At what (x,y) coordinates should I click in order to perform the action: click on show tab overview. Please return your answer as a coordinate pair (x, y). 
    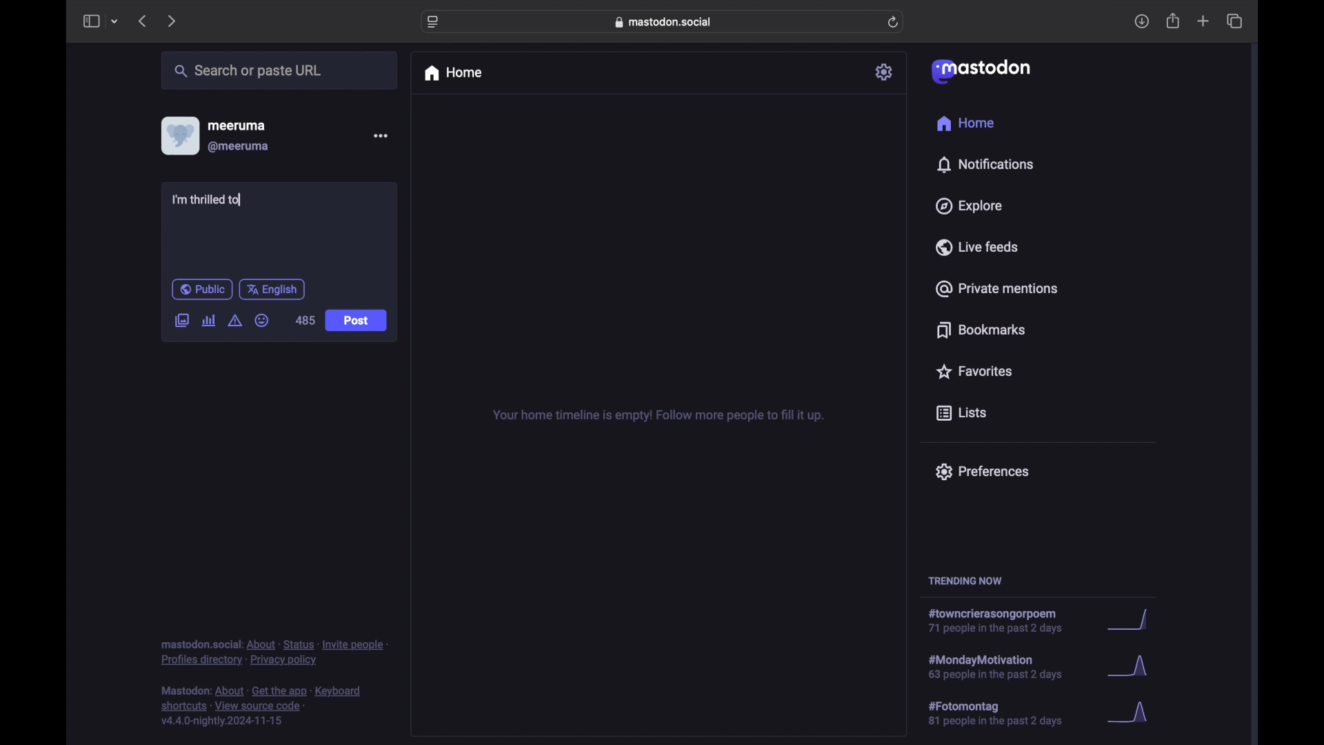
    Looking at the image, I should click on (1236, 21).